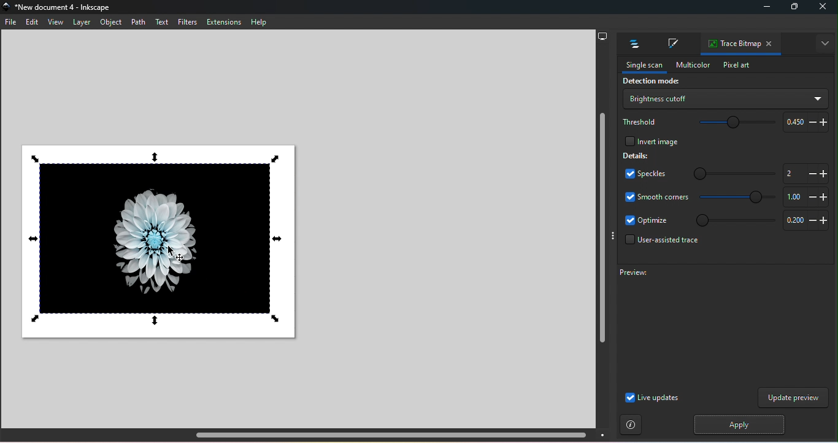 The width and height of the screenshot is (838, 443). Describe the element at coordinates (731, 44) in the screenshot. I see `Trace bitmap` at that location.